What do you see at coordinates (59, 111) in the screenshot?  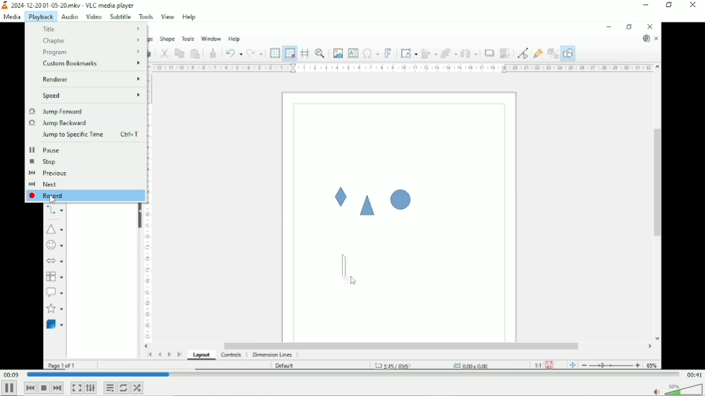 I see `Jump forward` at bounding box center [59, 111].